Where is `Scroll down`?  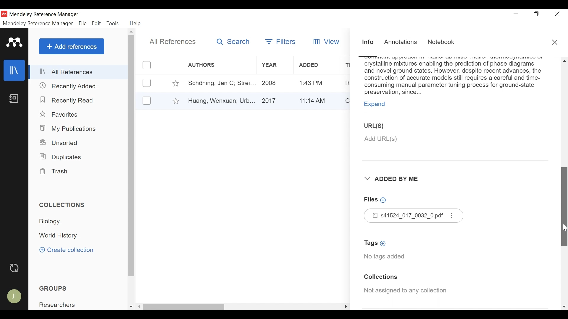 Scroll down is located at coordinates (131, 307).